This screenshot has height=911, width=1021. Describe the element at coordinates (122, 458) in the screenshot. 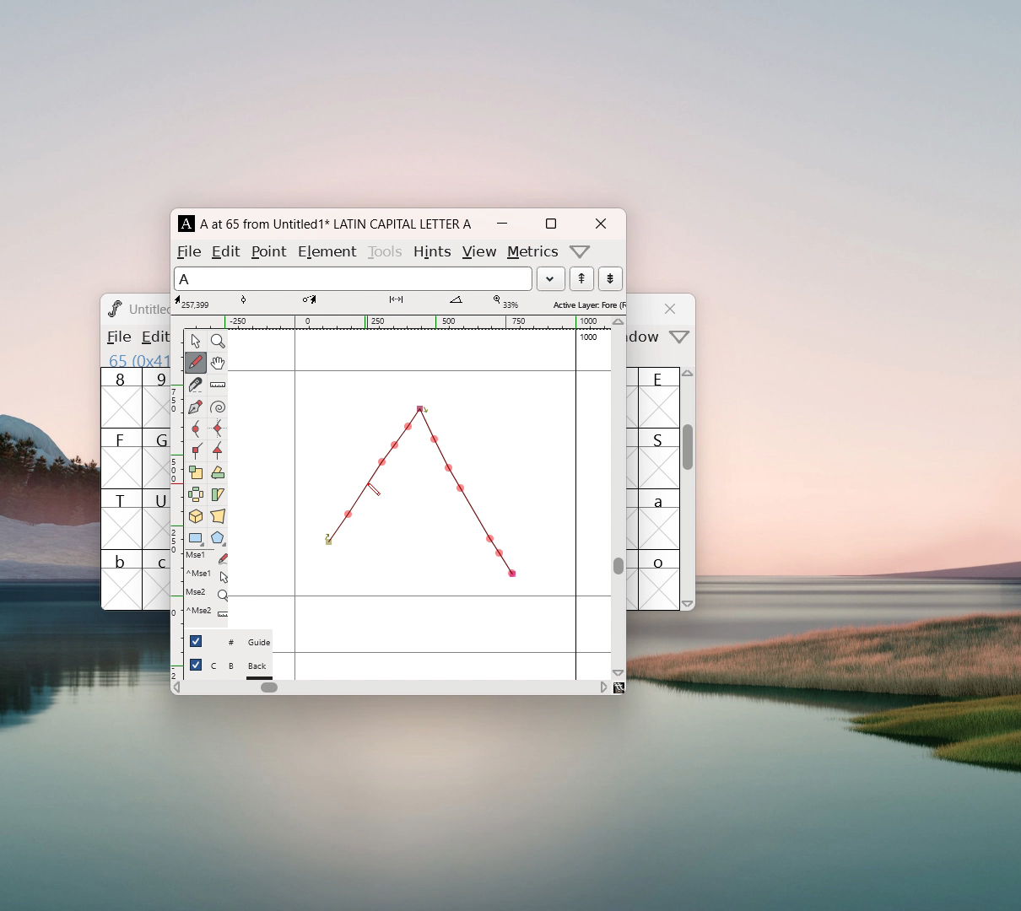

I see `F` at that location.